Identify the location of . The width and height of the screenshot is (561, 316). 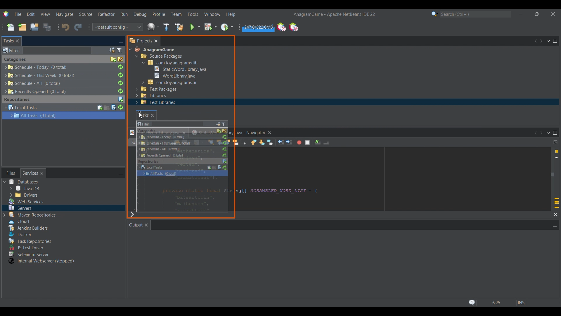
(40, 75).